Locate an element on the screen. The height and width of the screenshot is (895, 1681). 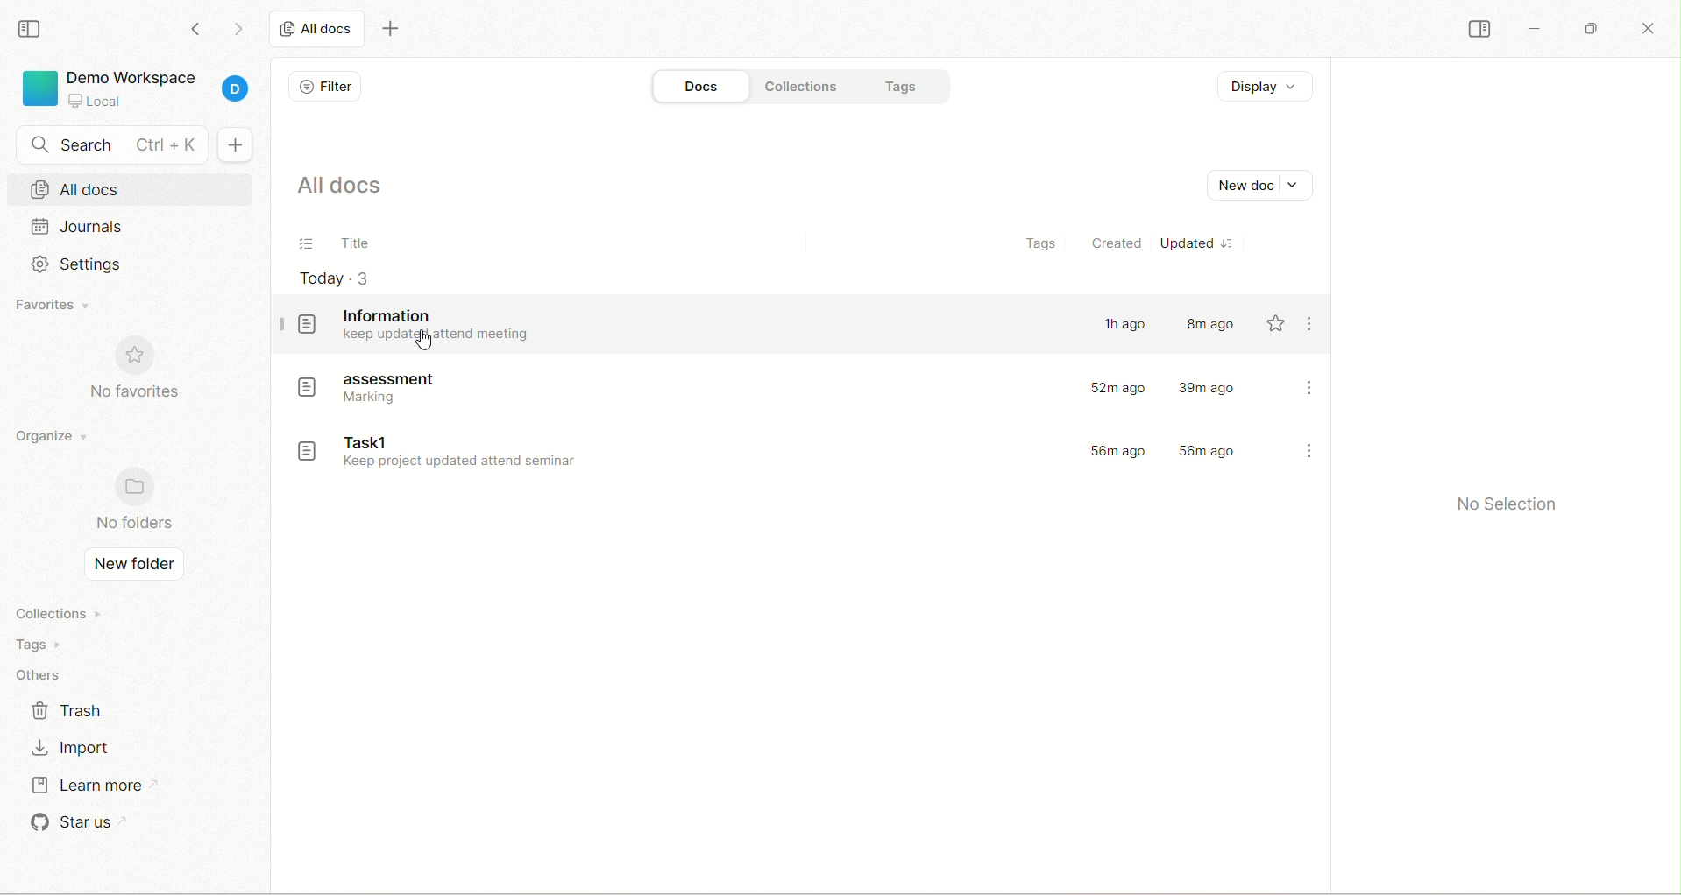
no selection is located at coordinates (1500, 502).